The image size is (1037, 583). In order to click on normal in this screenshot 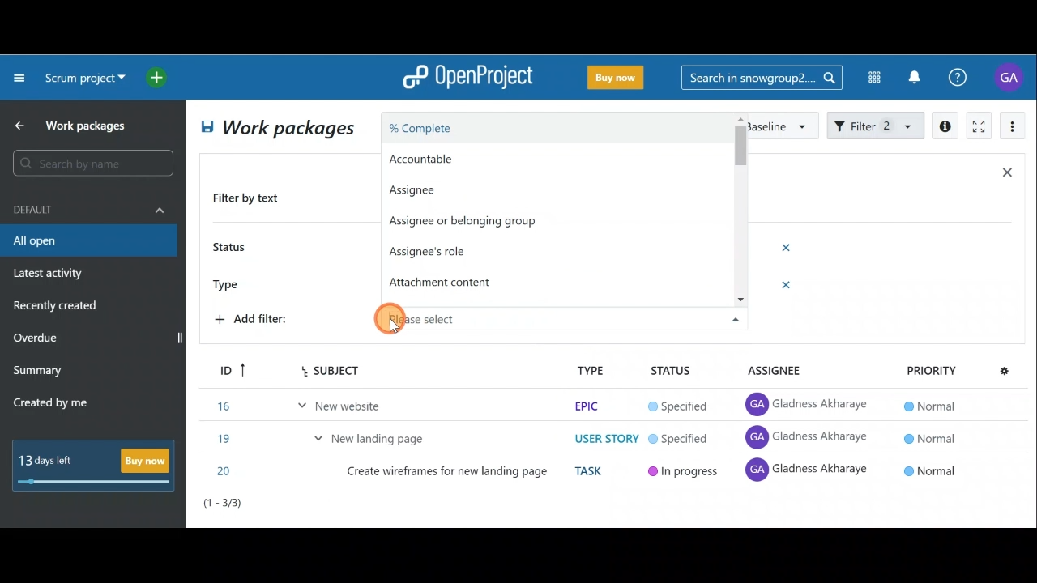, I will do `click(928, 406)`.